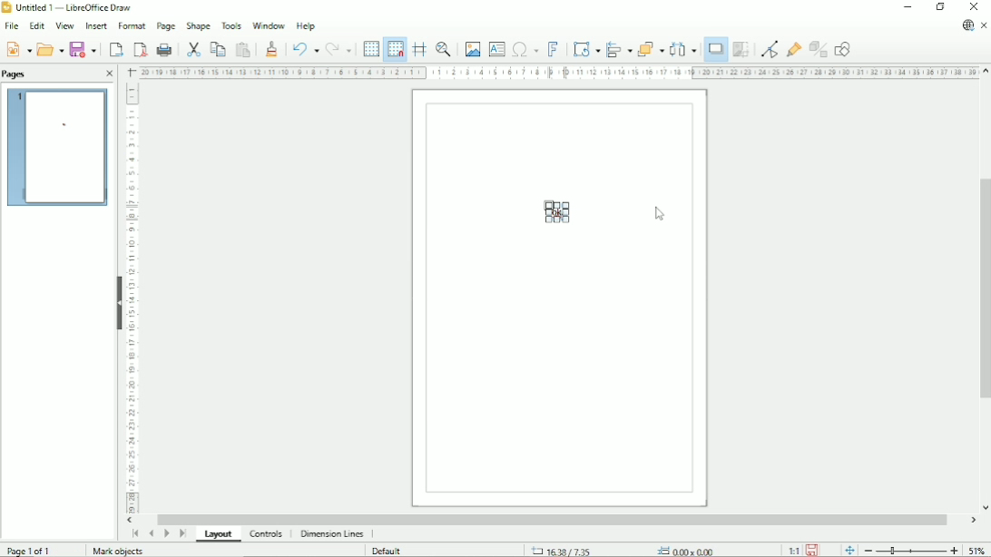  Describe the element at coordinates (985, 24) in the screenshot. I see `Close document` at that location.